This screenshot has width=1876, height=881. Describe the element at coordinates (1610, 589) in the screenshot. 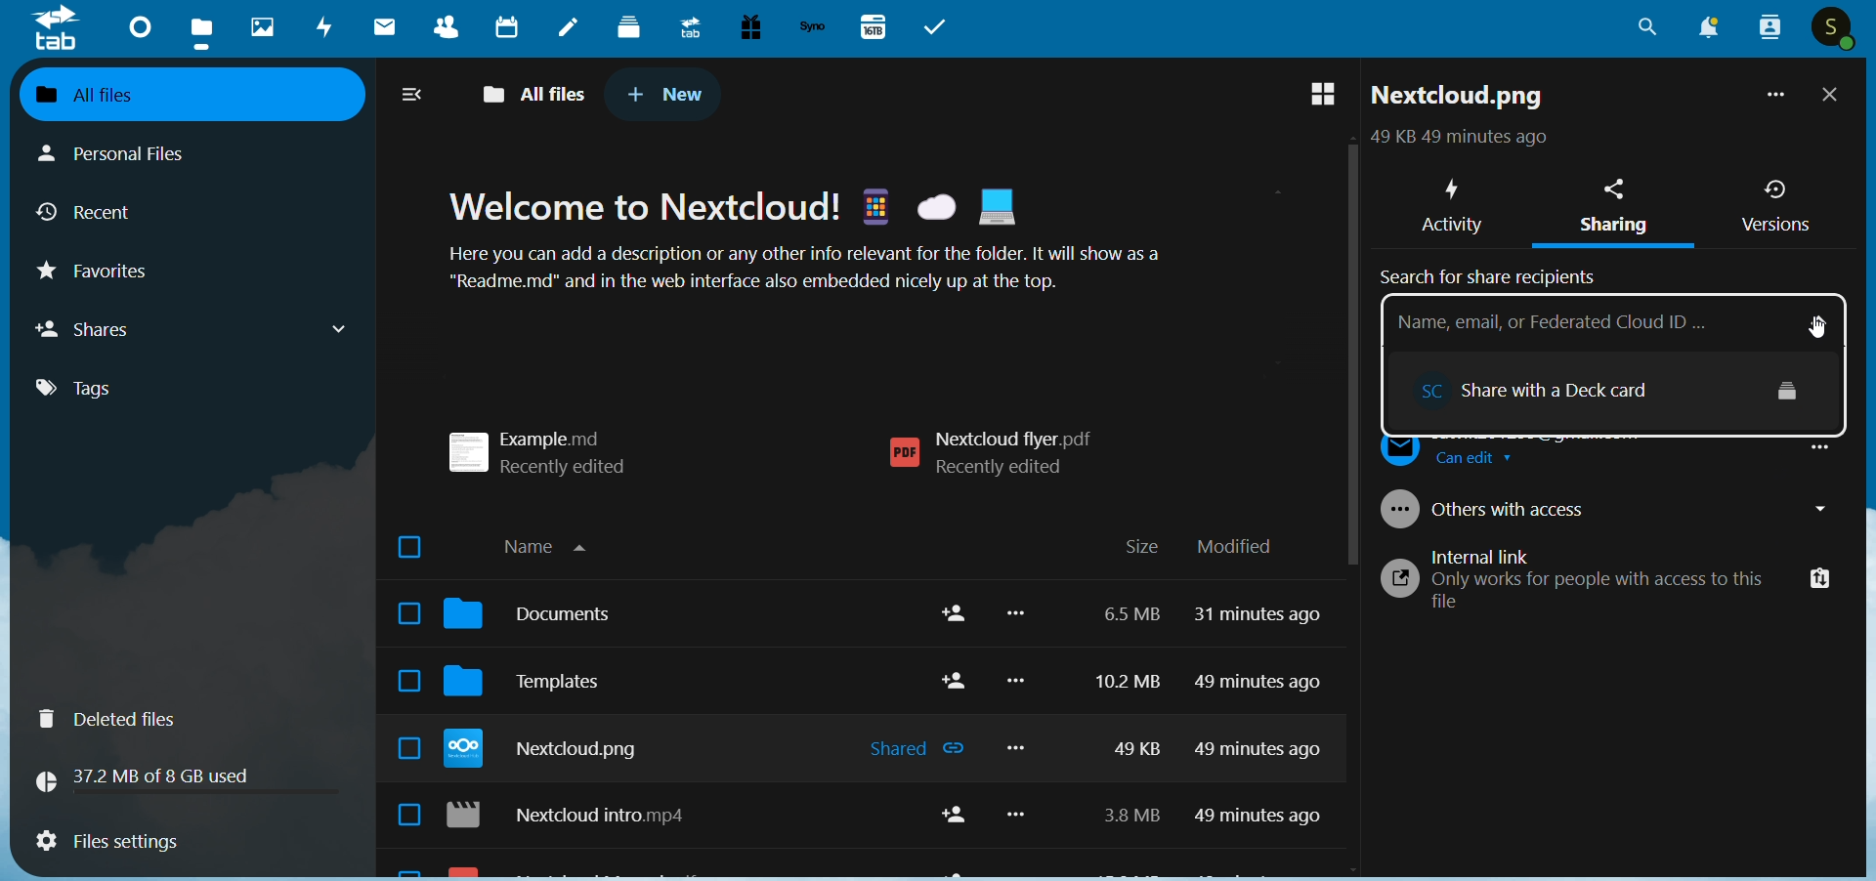

I see `internal link` at that location.